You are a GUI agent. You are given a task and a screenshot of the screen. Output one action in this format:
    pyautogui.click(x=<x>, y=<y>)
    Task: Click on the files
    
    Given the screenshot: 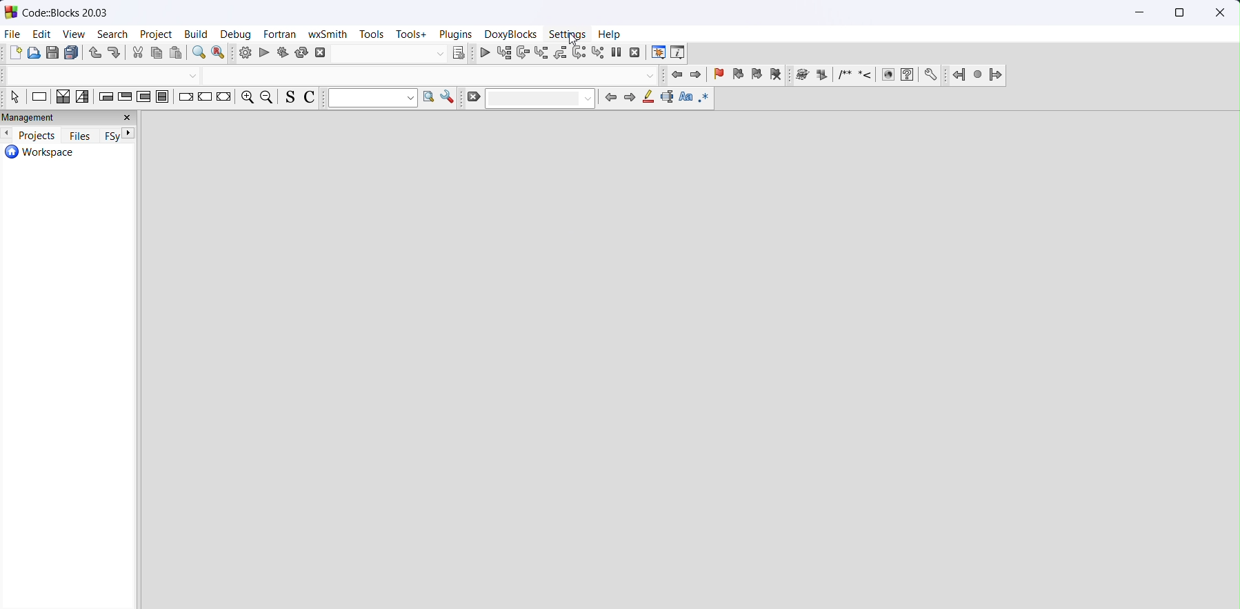 What is the action you would take?
    pyautogui.click(x=81, y=136)
    